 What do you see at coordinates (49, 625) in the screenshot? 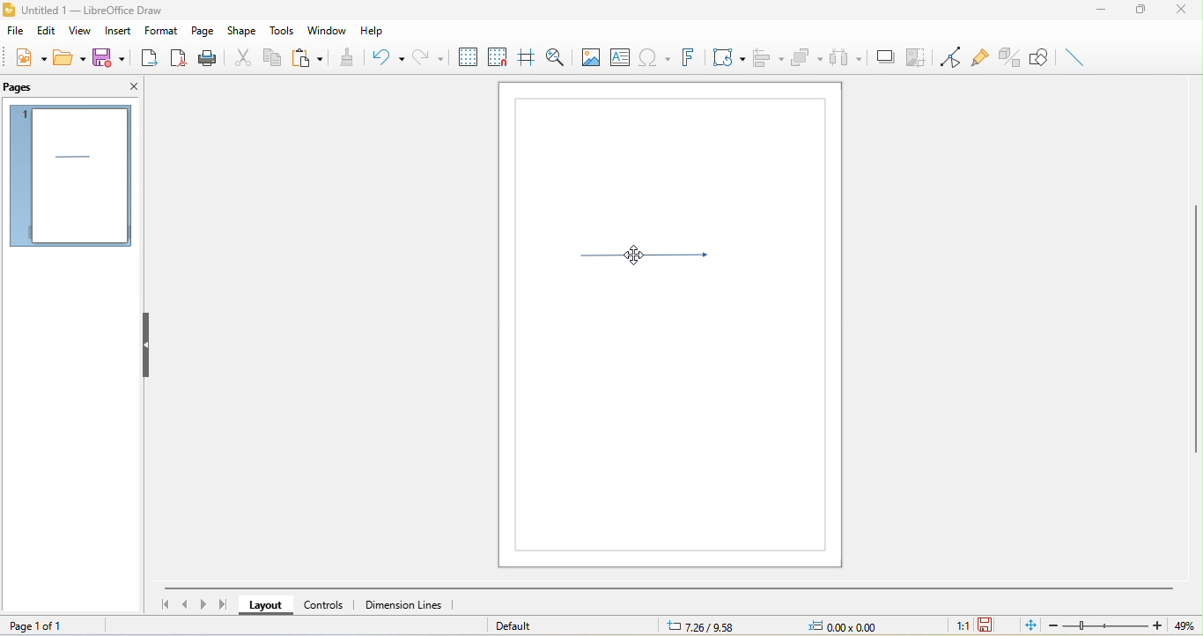
I see `page 1 of 1` at bounding box center [49, 625].